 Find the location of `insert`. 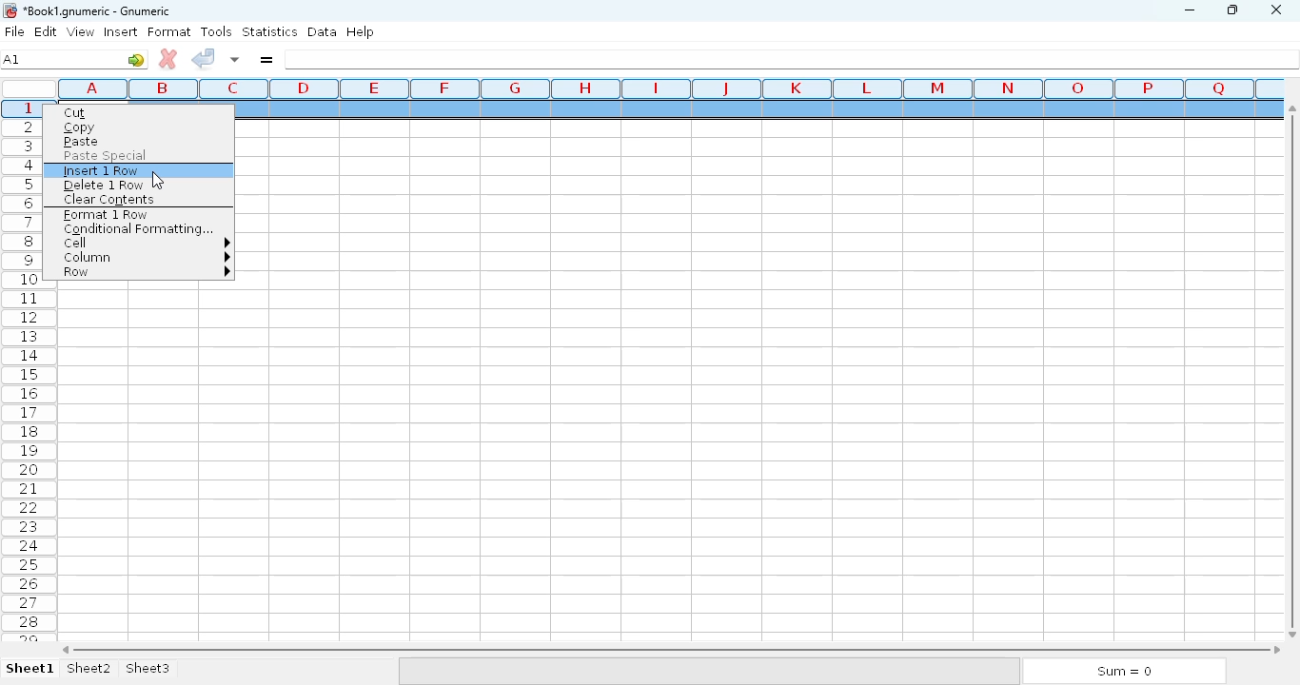

insert is located at coordinates (121, 31).